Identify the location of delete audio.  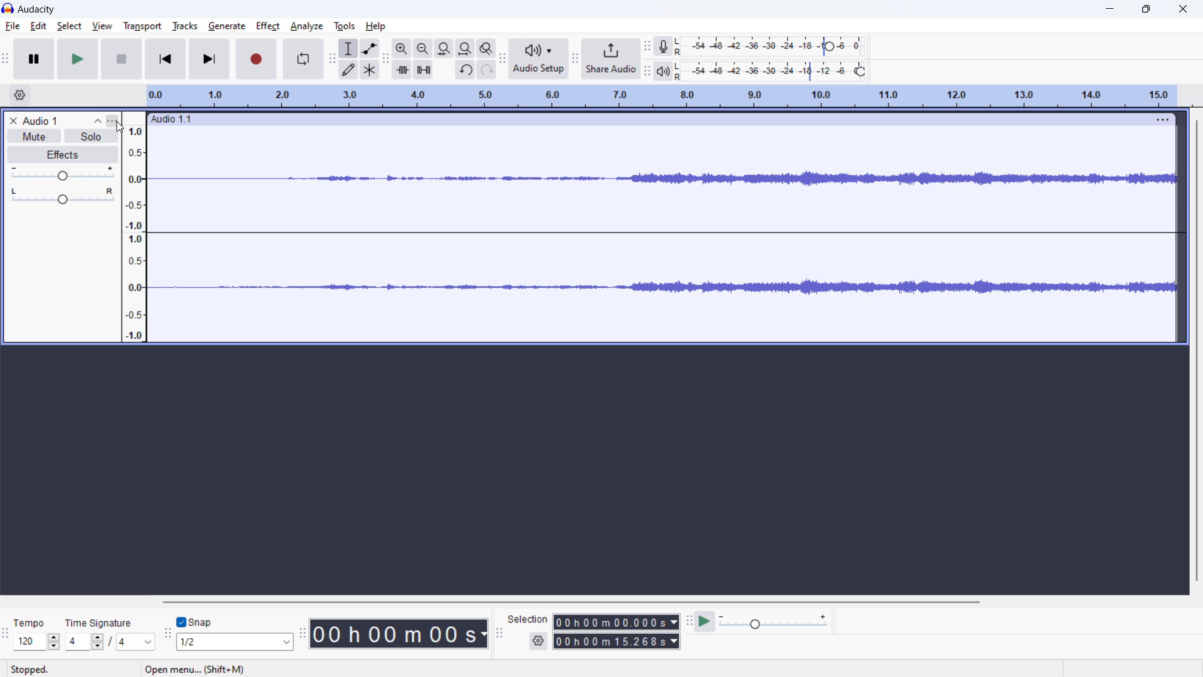
(13, 121).